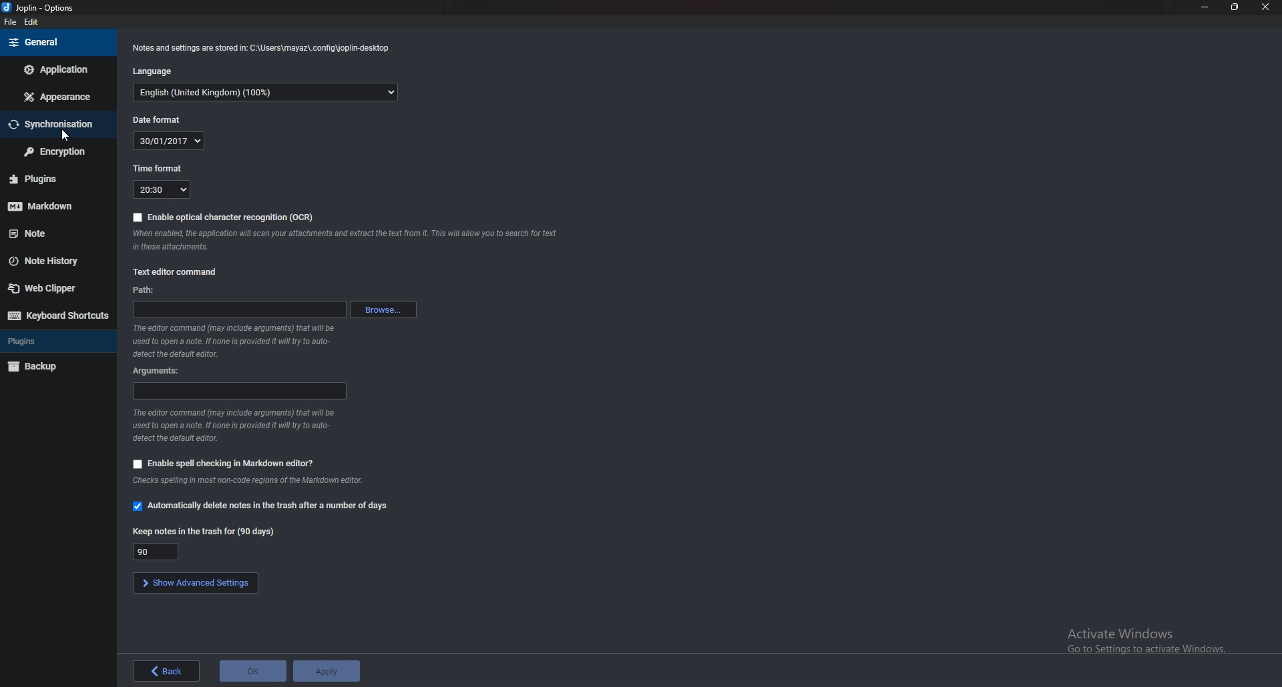 This screenshot has height=687, width=1282. Describe the element at coordinates (384, 309) in the screenshot. I see `browse` at that location.